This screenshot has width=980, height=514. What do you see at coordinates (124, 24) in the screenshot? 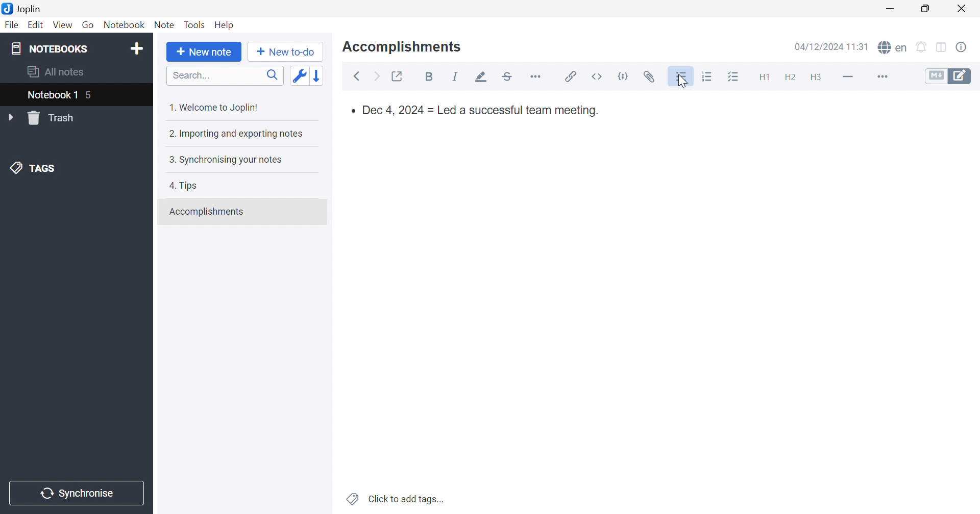
I see `Notebook` at bounding box center [124, 24].